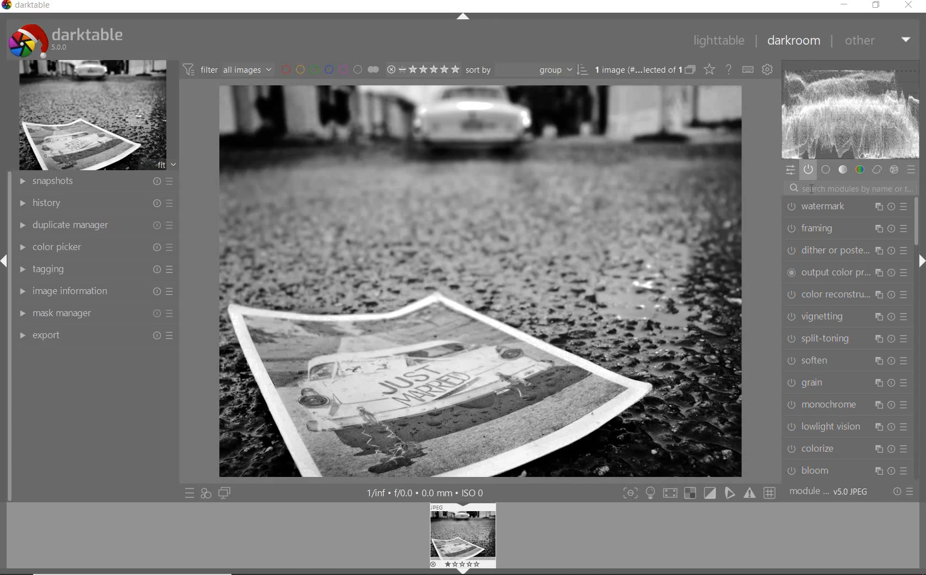 The height and width of the screenshot is (575, 926). I want to click on selected image, so click(481, 281).